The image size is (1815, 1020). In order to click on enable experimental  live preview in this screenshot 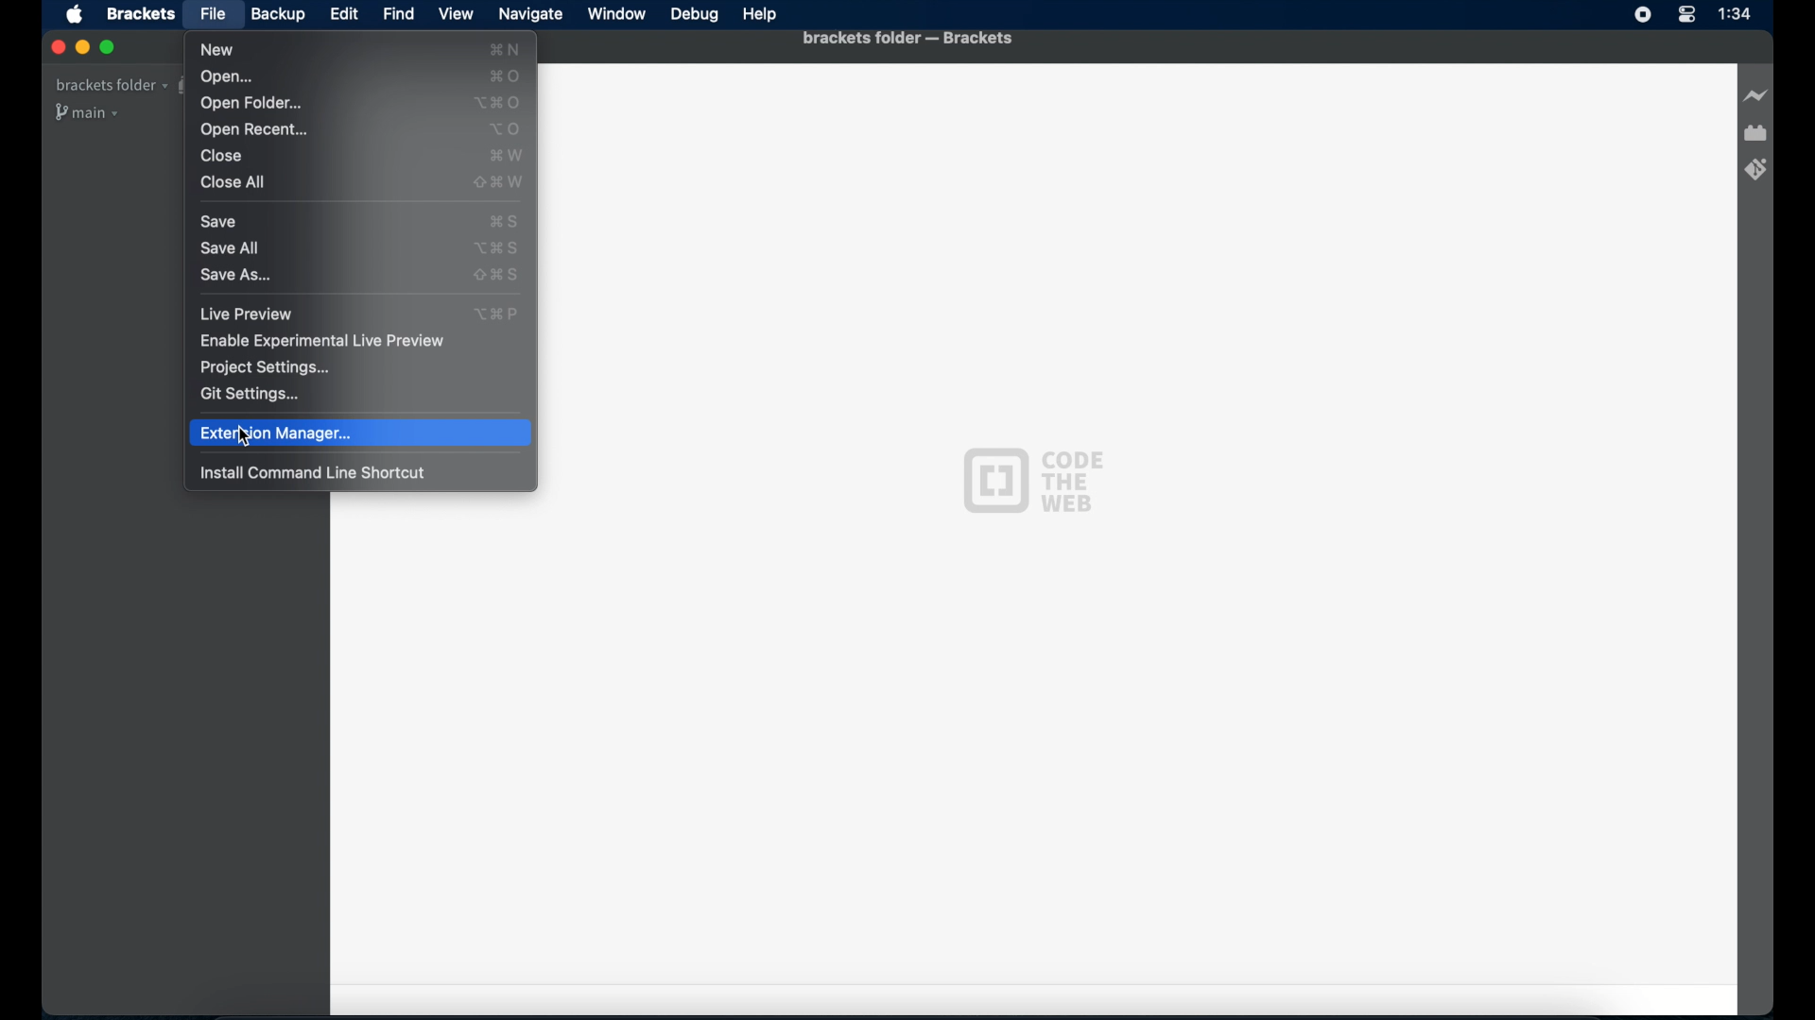, I will do `click(323, 341)`.